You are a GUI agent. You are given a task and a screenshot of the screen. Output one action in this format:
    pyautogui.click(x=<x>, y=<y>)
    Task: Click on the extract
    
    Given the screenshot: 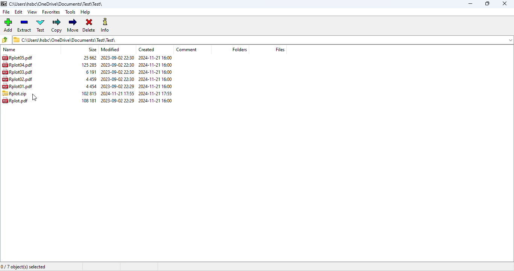 What is the action you would take?
    pyautogui.click(x=24, y=25)
    